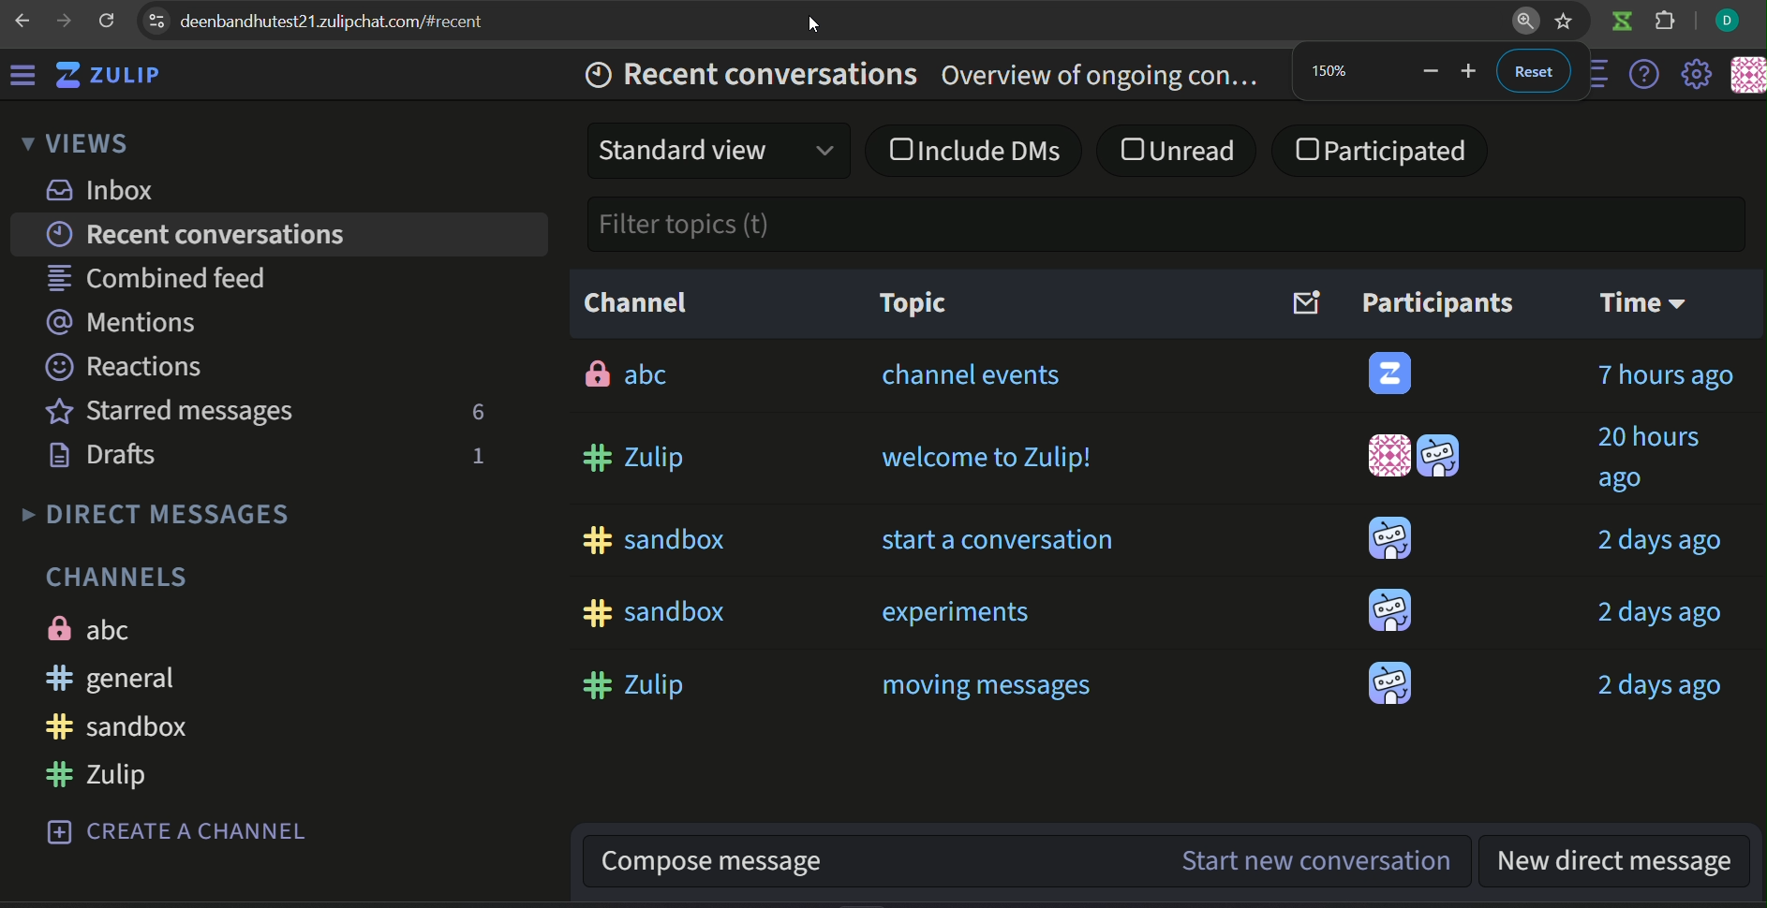 The height and width of the screenshot is (908, 1767). What do you see at coordinates (989, 460) in the screenshot?
I see `welcome to zulip!` at bounding box center [989, 460].